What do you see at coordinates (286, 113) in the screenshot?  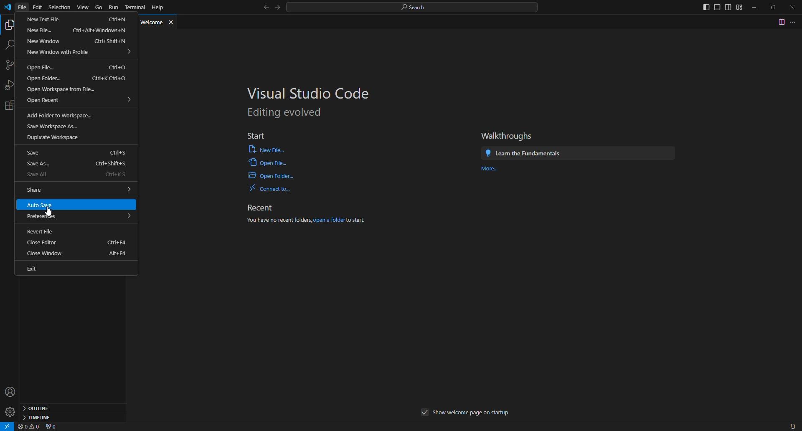 I see `editing evolved` at bounding box center [286, 113].